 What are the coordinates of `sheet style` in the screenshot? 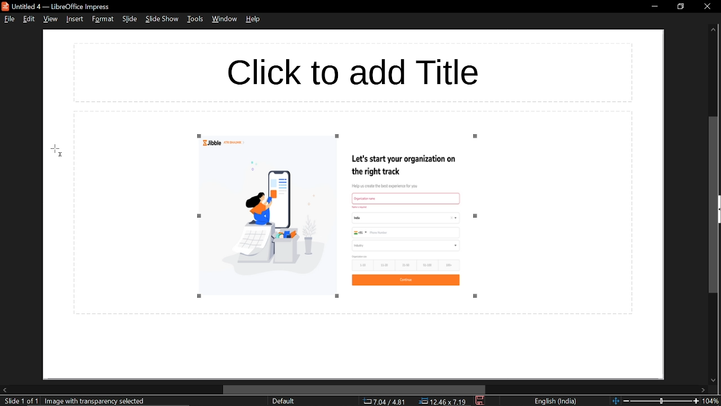 It's located at (283, 401).